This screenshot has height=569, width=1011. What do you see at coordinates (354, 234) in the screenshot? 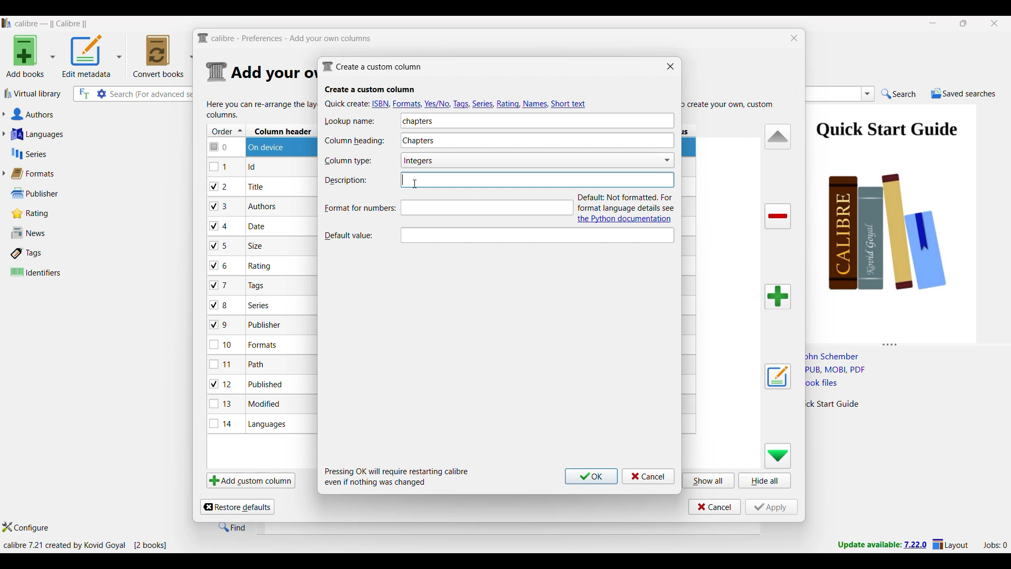
I see `Indicates Default value text box` at bounding box center [354, 234].